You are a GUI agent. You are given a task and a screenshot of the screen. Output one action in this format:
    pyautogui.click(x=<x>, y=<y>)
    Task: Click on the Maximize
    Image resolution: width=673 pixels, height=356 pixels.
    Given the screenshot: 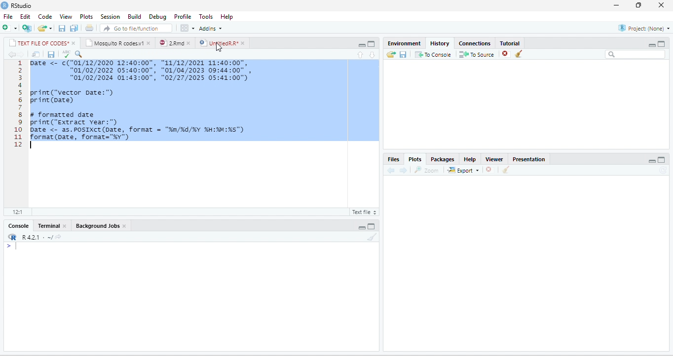 What is the action you would take?
    pyautogui.click(x=661, y=44)
    